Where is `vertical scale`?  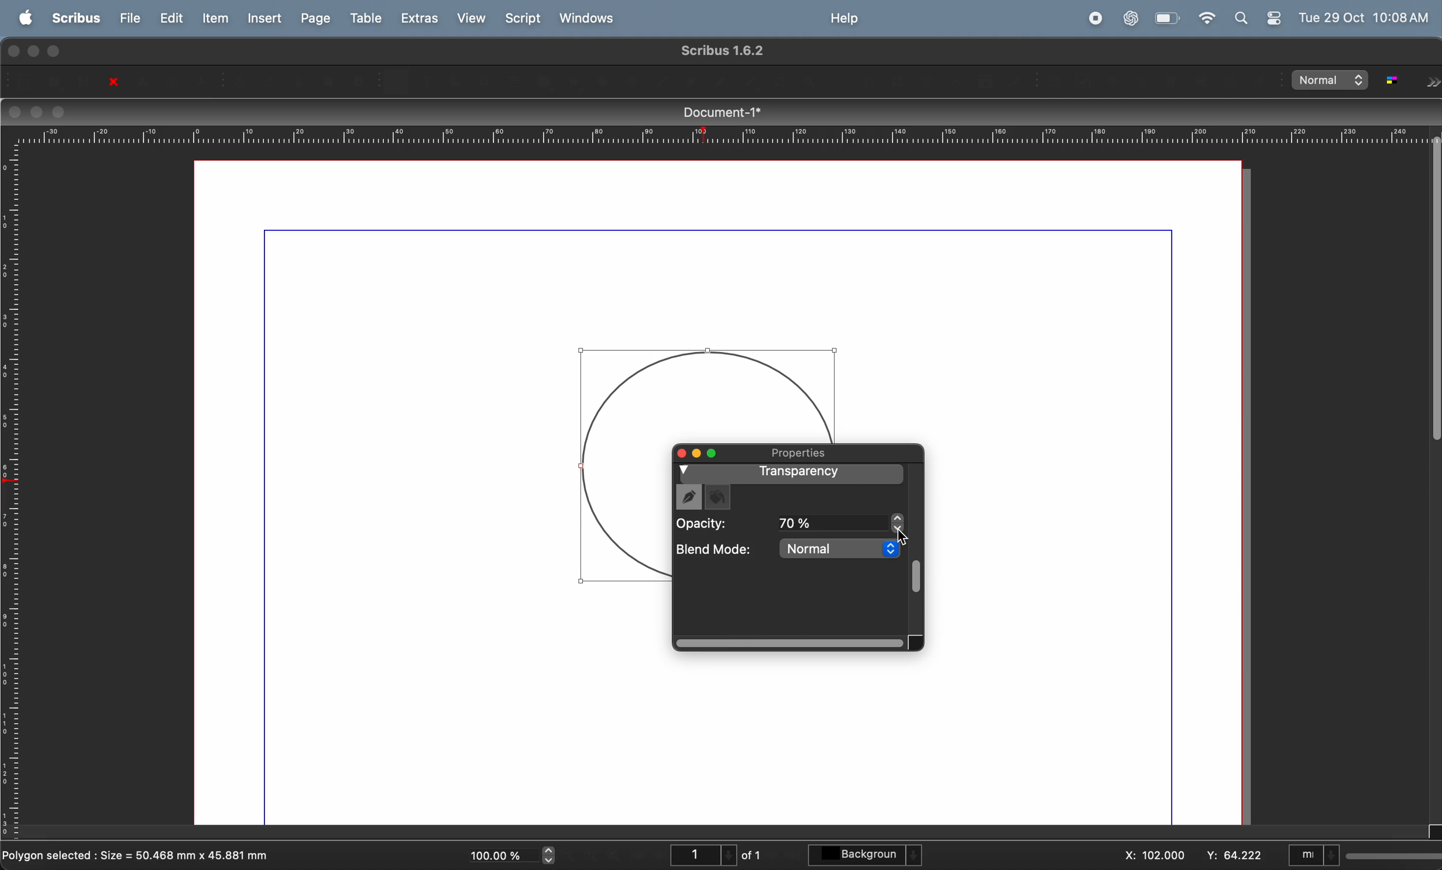 vertical scale is located at coordinates (14, 495).